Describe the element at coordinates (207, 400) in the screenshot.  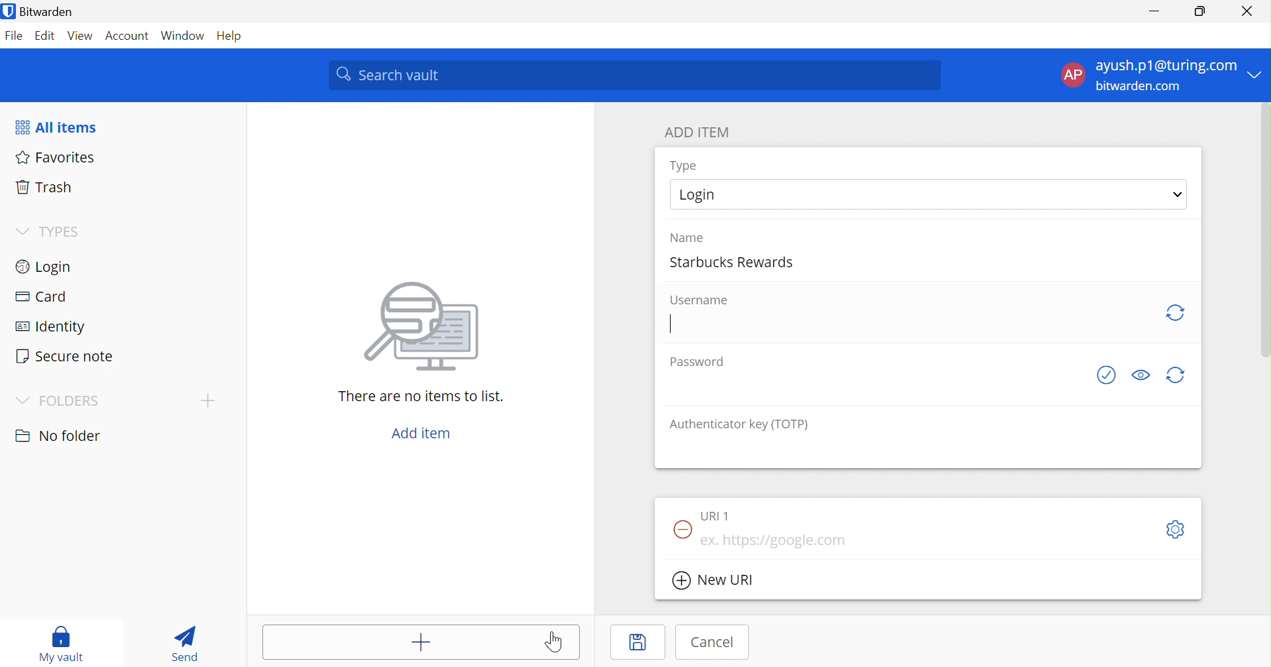
I see `Drop Down` at that location.